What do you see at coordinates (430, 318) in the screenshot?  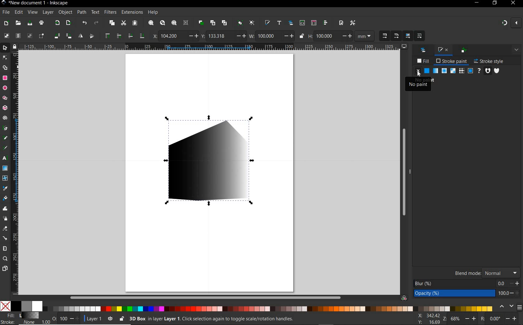 I see `CURSOR COORDINATES` at bounding box center [430, 318].